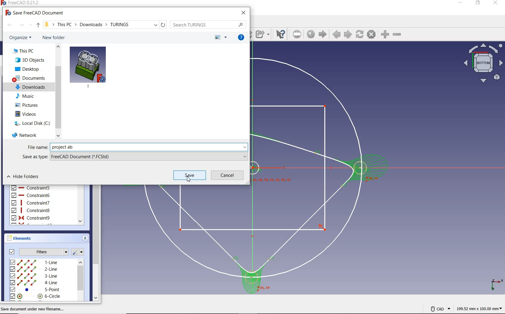 This screenshot has height=314, width=505. Describe the element at coordinates (27, 105) in the screenshot. I see `pictures` at that location.